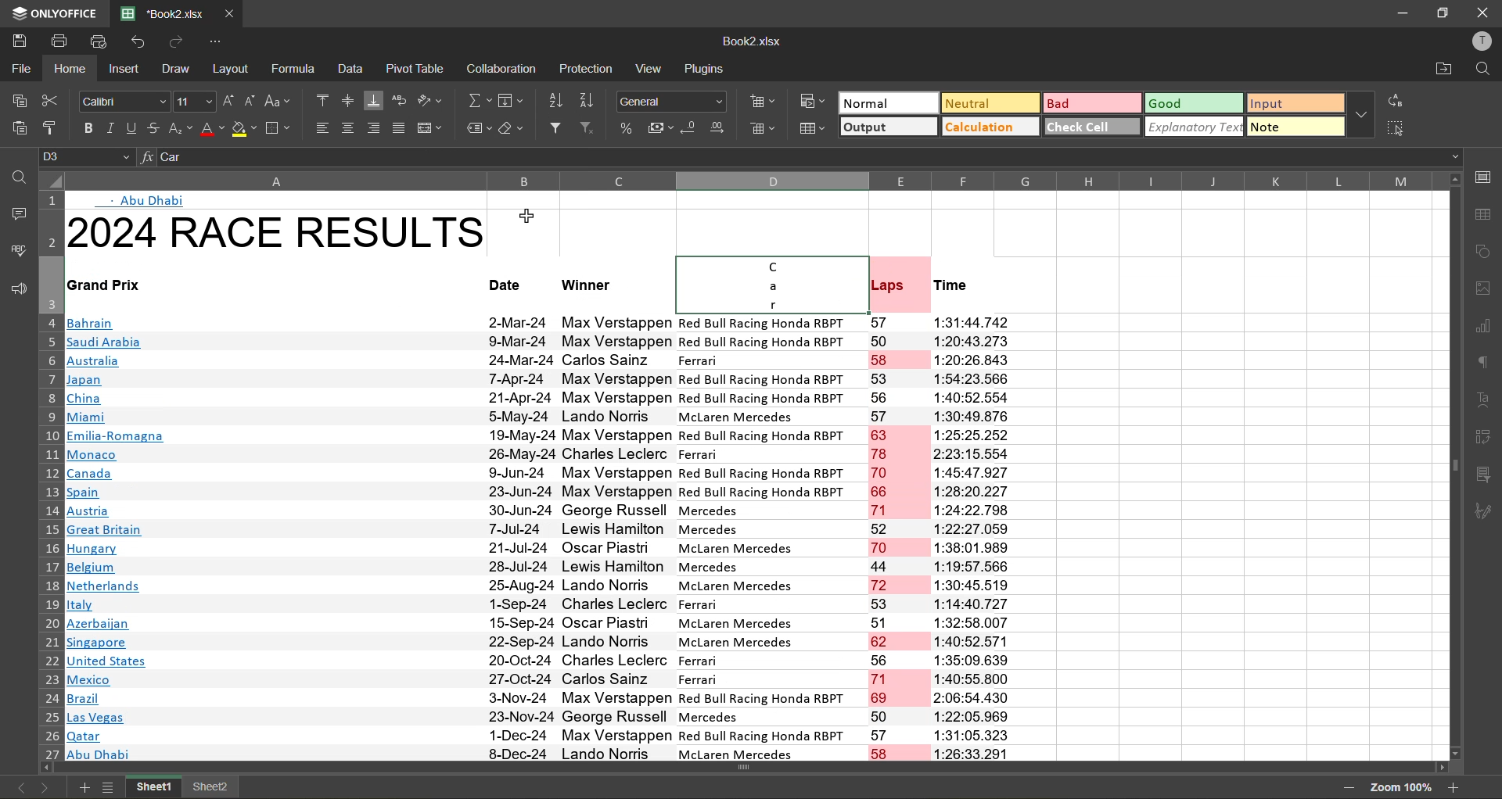 Image resolution: width=1502 pixels, height=799 pixels. I want to click on copy, so click(18, 101).